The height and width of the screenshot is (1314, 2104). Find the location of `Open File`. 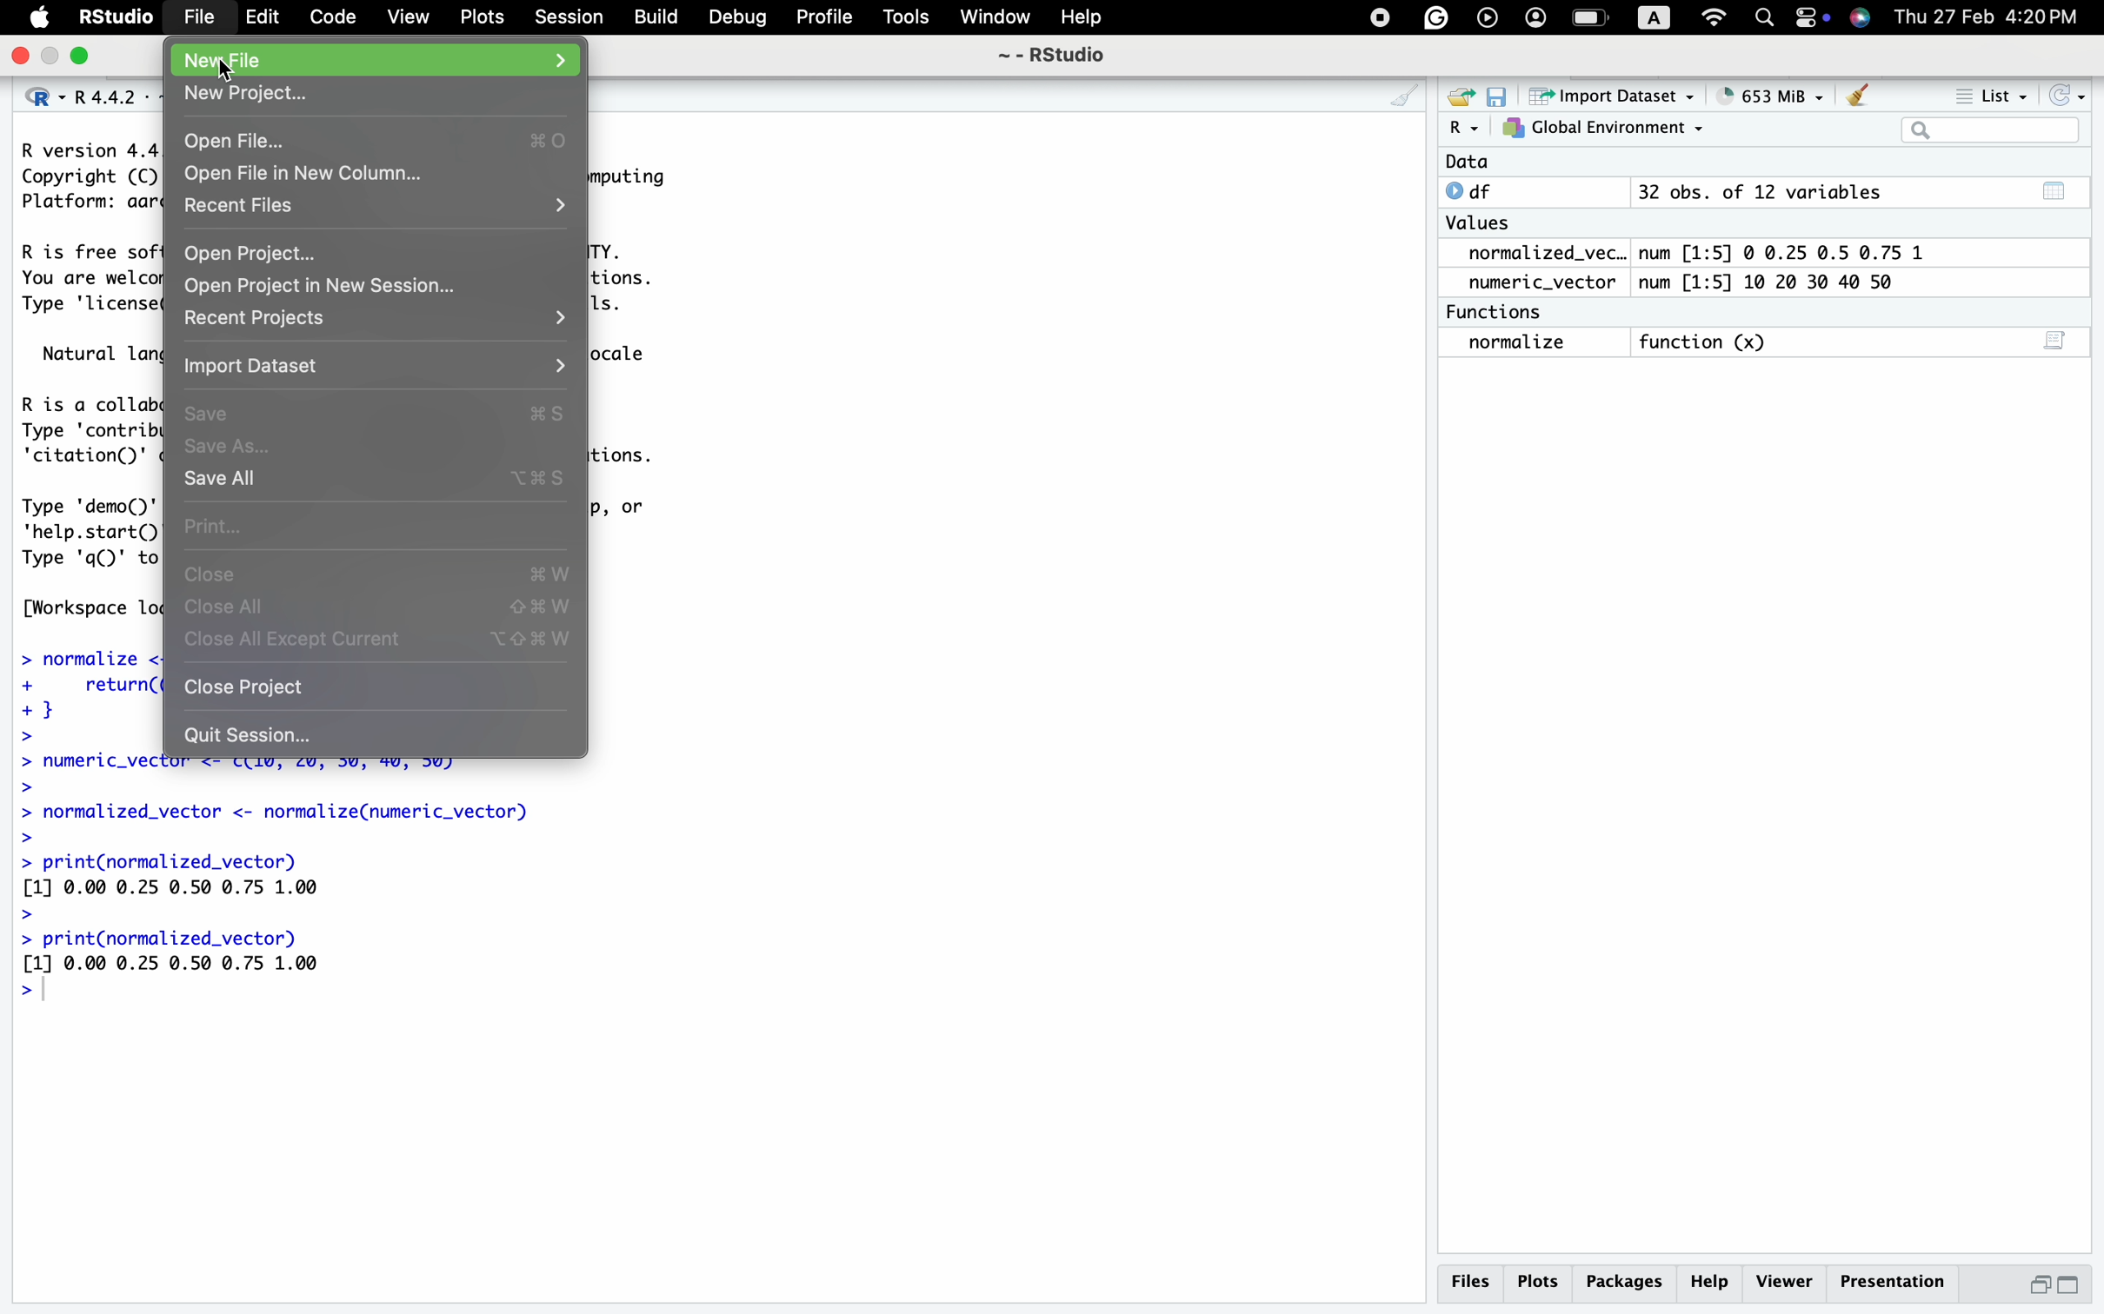

Open File is located at coordinates (233, 139).